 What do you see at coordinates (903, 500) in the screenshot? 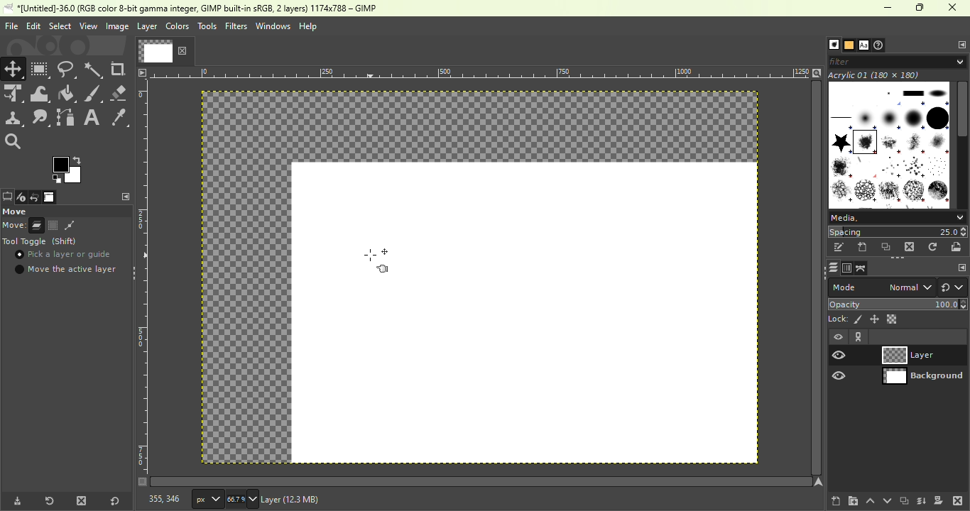
I see `Create a duplicate of the layer and add it to the image` at bounding box center [903, 500].